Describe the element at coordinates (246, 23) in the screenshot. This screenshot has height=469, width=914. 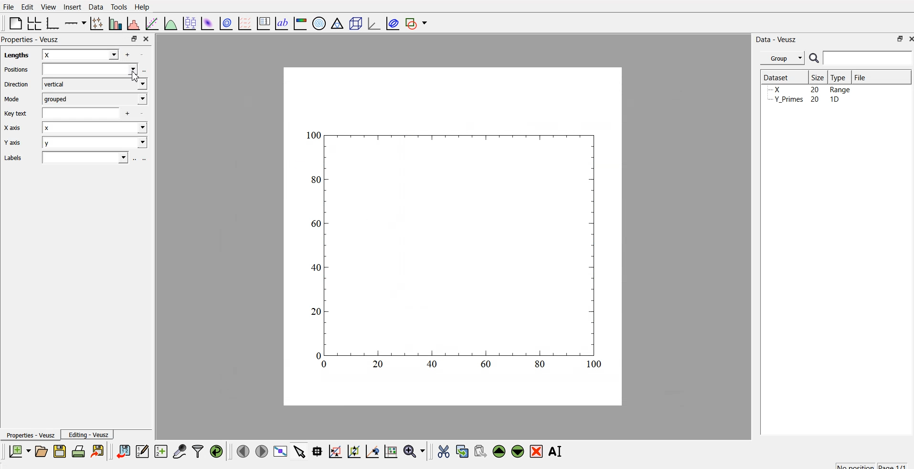
I see `plot a vector field` at that location.